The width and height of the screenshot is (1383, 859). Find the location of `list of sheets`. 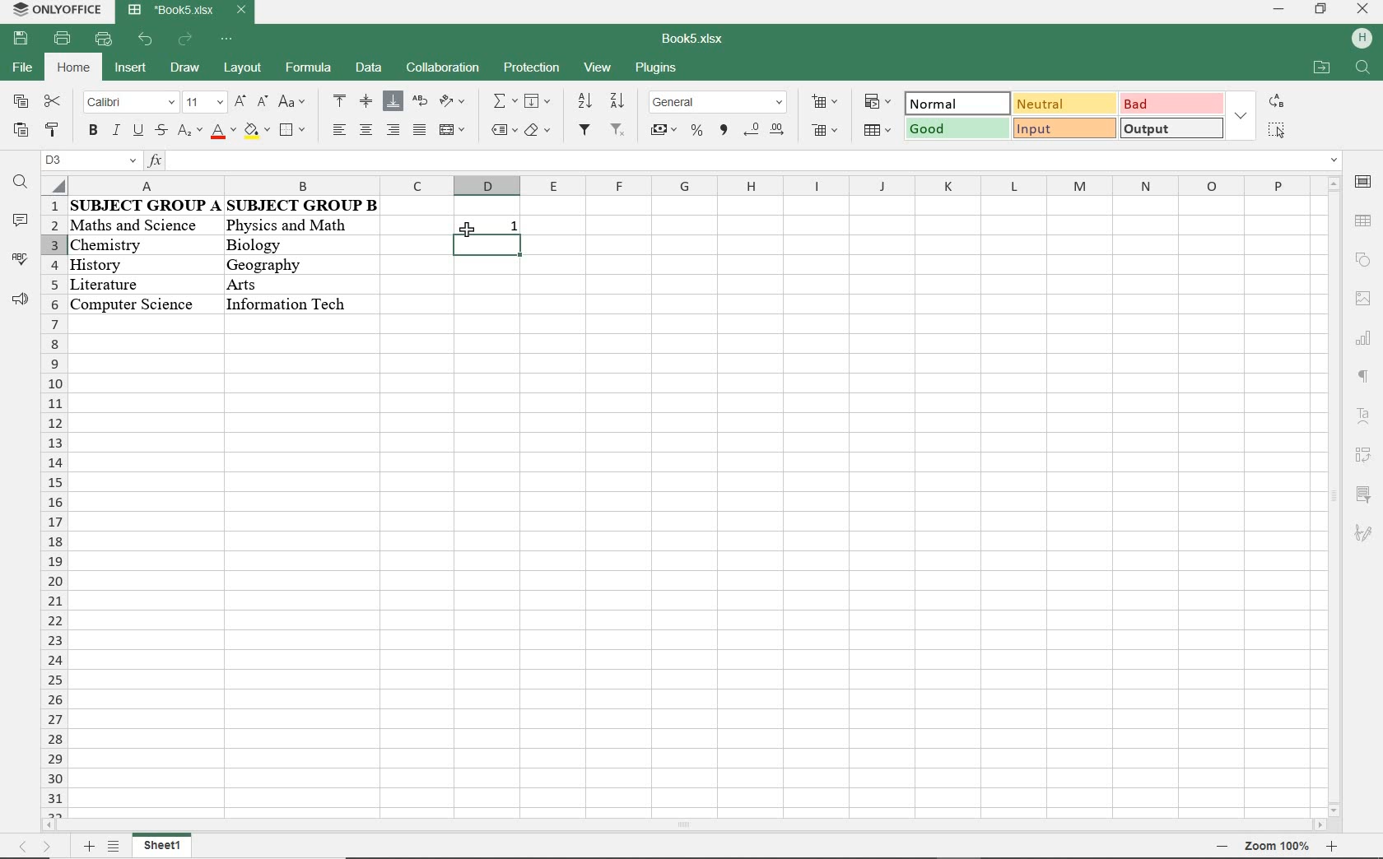

list of sheets is located at coordinates (114, 847).